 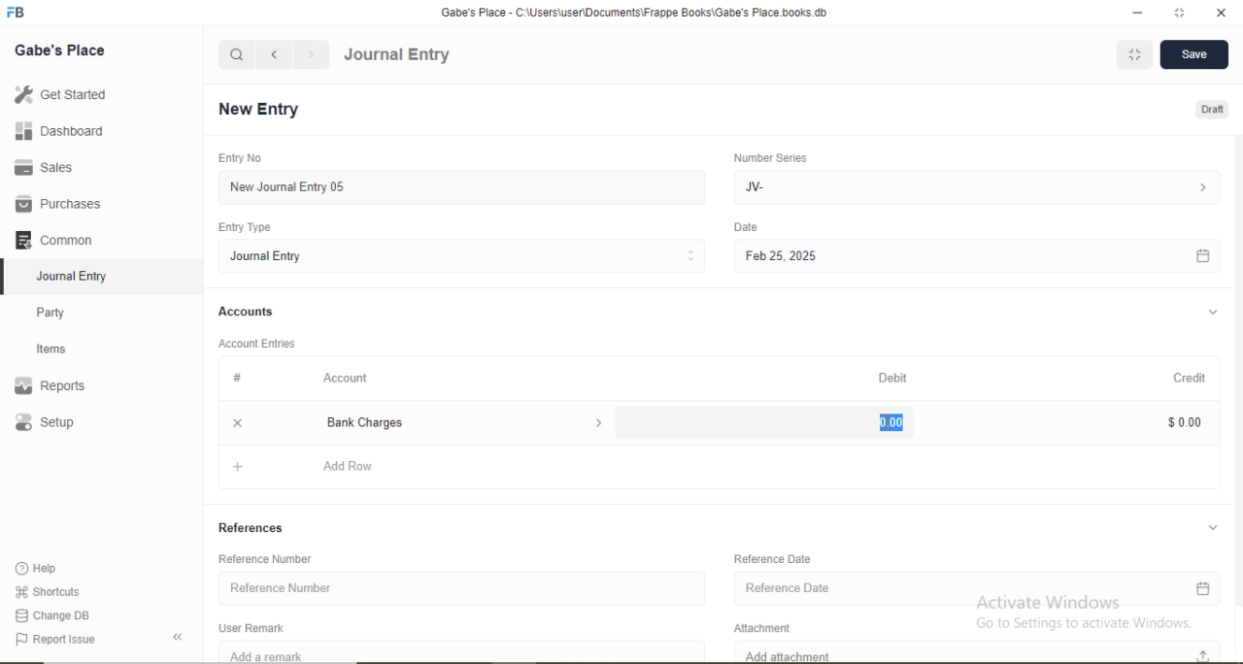 What do you see at coordinates (464, 186) in the screenshot?
I see `New Journal Entry 05` at bounding box center [464, 186].